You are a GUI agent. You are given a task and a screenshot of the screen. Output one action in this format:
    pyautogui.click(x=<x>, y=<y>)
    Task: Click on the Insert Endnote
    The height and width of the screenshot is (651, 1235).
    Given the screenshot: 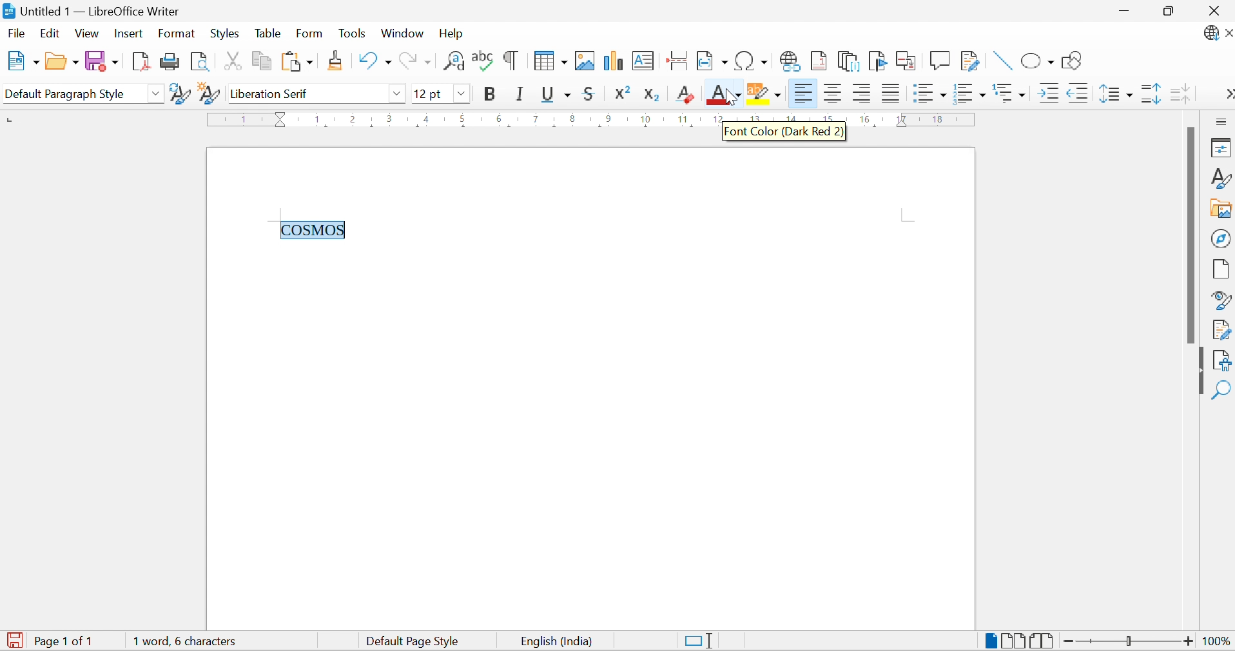 What is the action you would take?
    pyautogui.click(x=849, y=61)
    